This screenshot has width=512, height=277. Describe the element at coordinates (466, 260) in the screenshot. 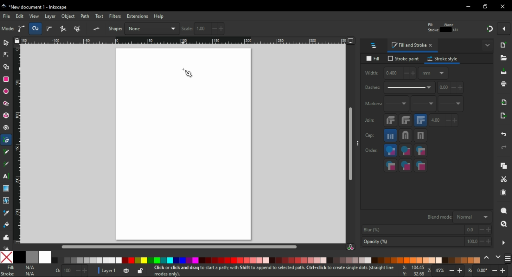

I see `color tone pallete` at that location.